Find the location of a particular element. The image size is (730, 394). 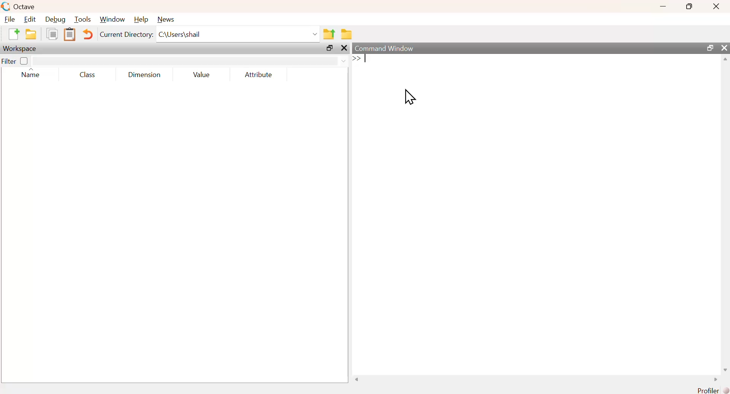

minimize is located at coordinates (662, 7).